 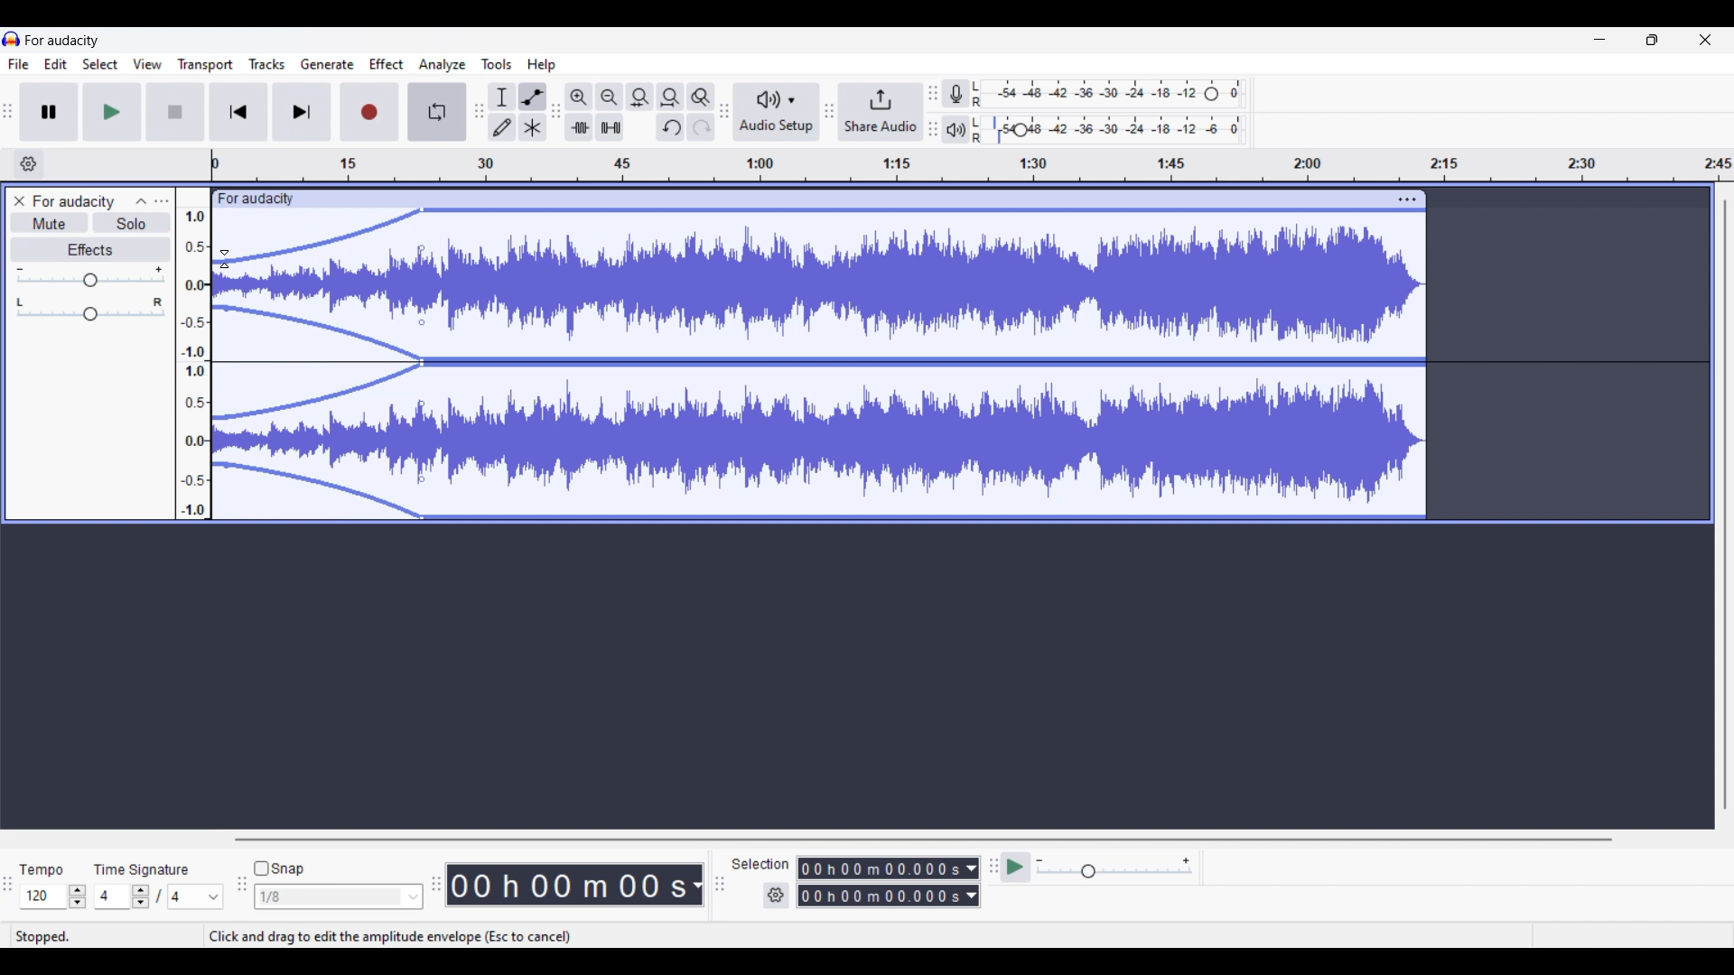 I want to click on Undo, so click(x=671, y=127).